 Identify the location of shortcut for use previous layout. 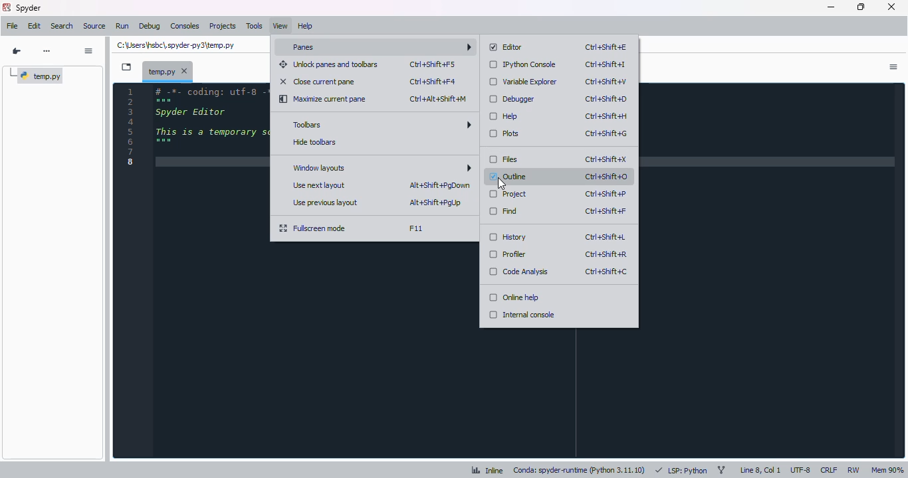
(436, 203).